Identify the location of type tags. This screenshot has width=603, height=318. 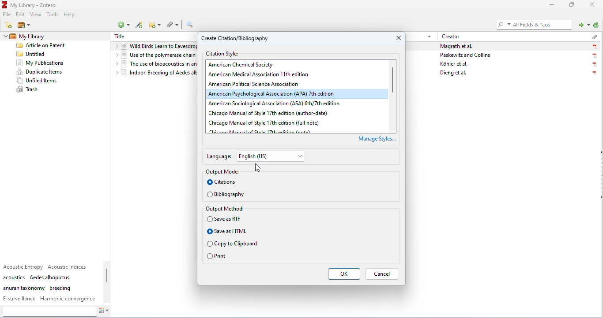
(49, 311).